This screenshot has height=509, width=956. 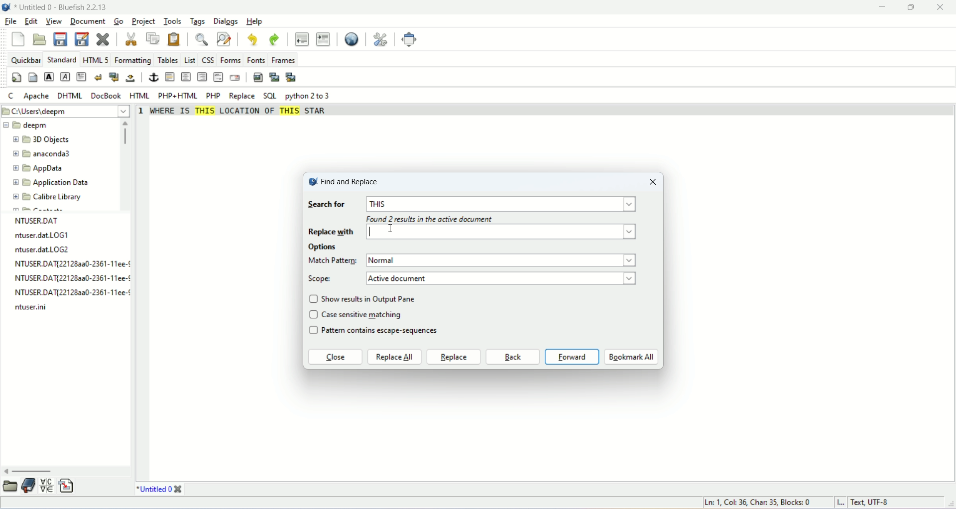 What do you see at coordinates (310, 96) in the screenshot?
I see `python 2 to 3` at bounding box center [310, 96].